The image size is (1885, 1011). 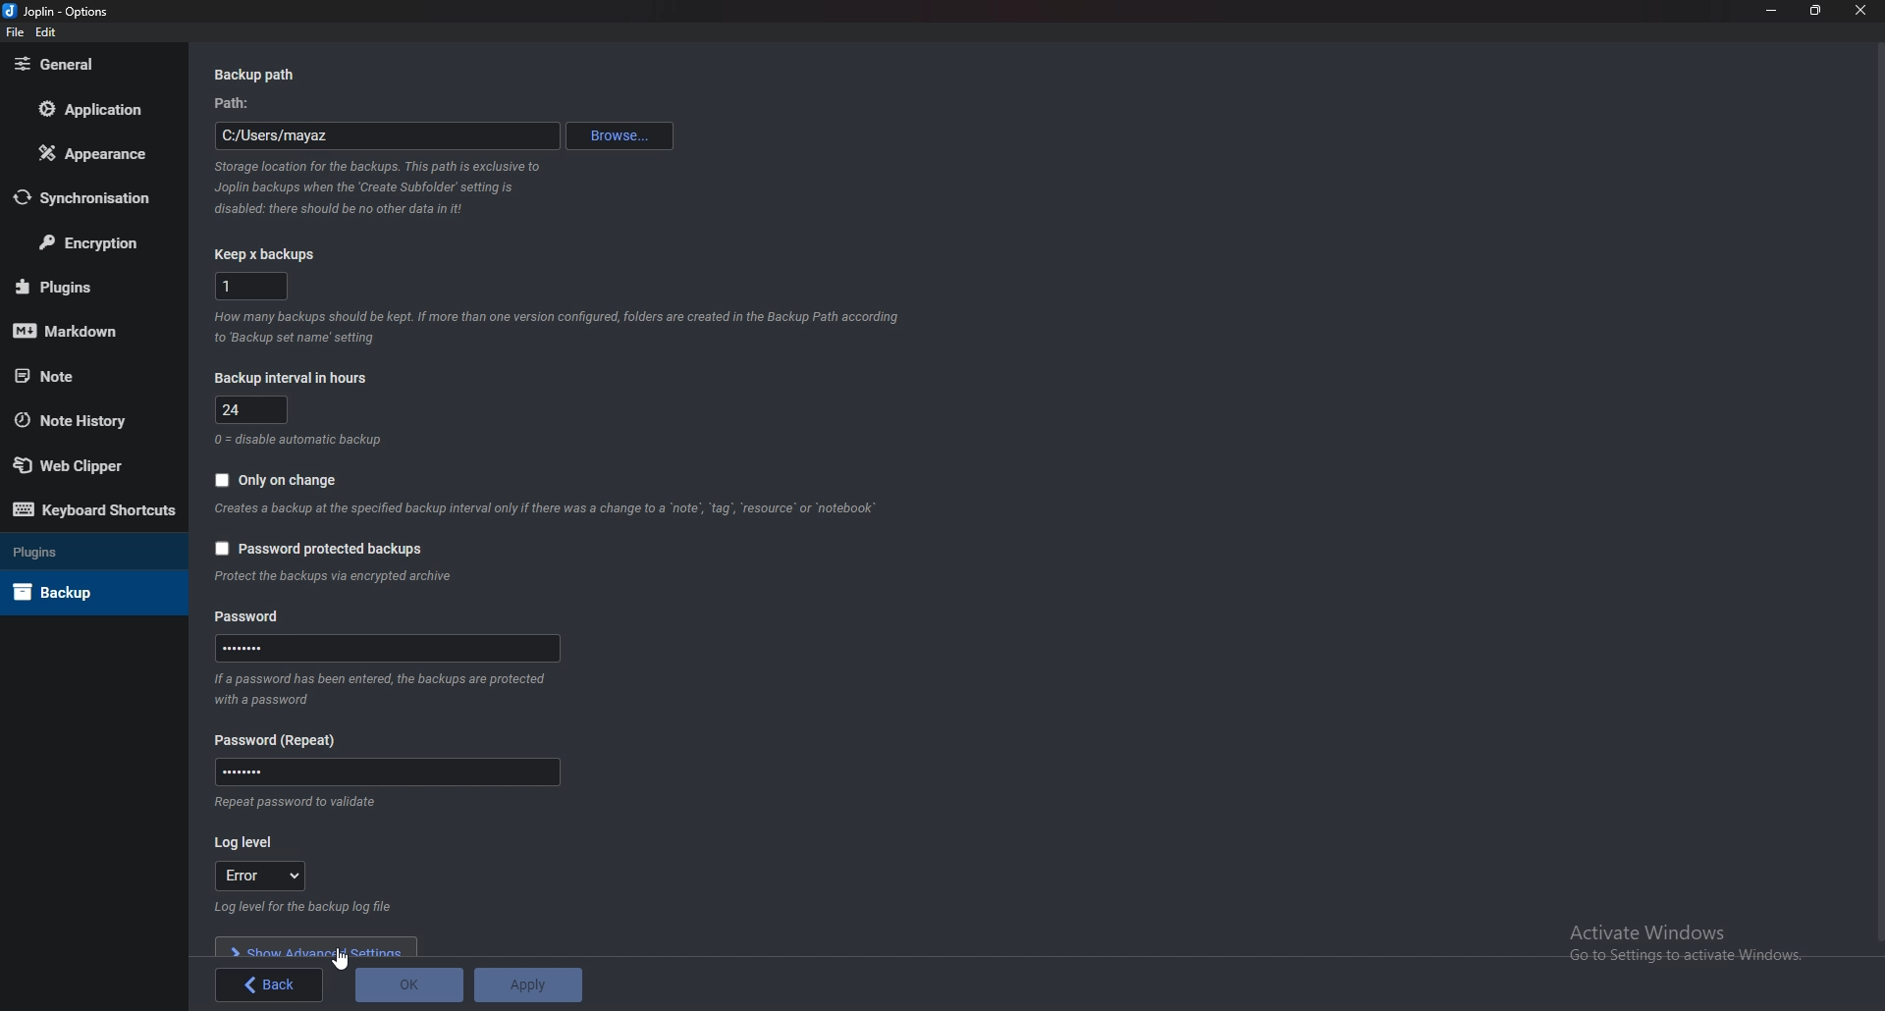 What do you see at coordinates (293, 379) in the screenshot?
I see `Backup interval in hours` at bounding box center [293, 379].